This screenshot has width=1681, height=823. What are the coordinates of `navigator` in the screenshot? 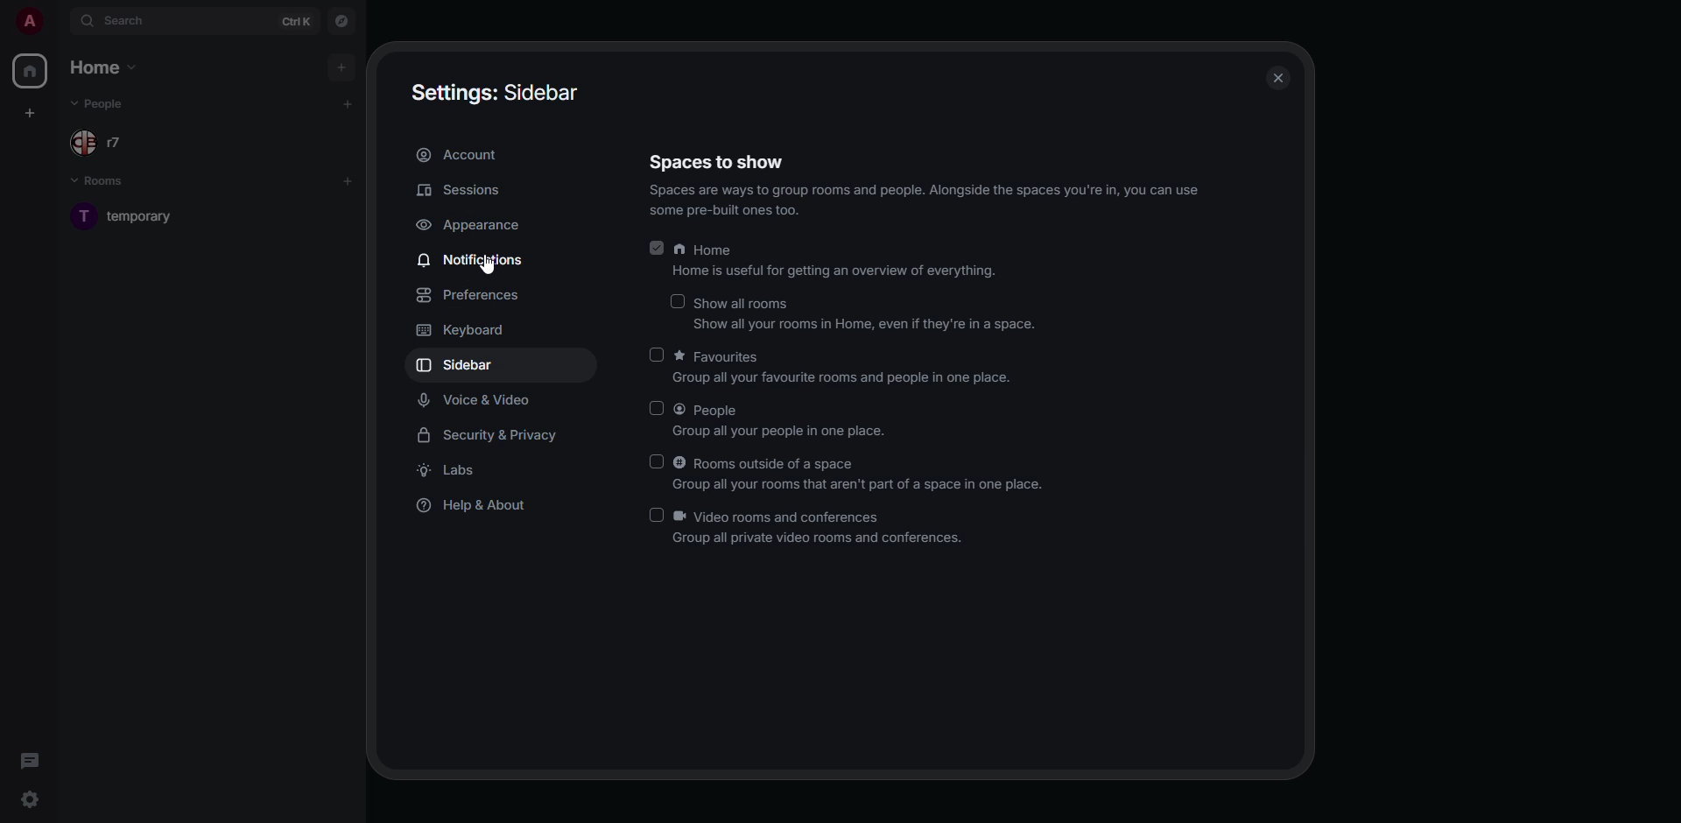 It's located at (343, 22).